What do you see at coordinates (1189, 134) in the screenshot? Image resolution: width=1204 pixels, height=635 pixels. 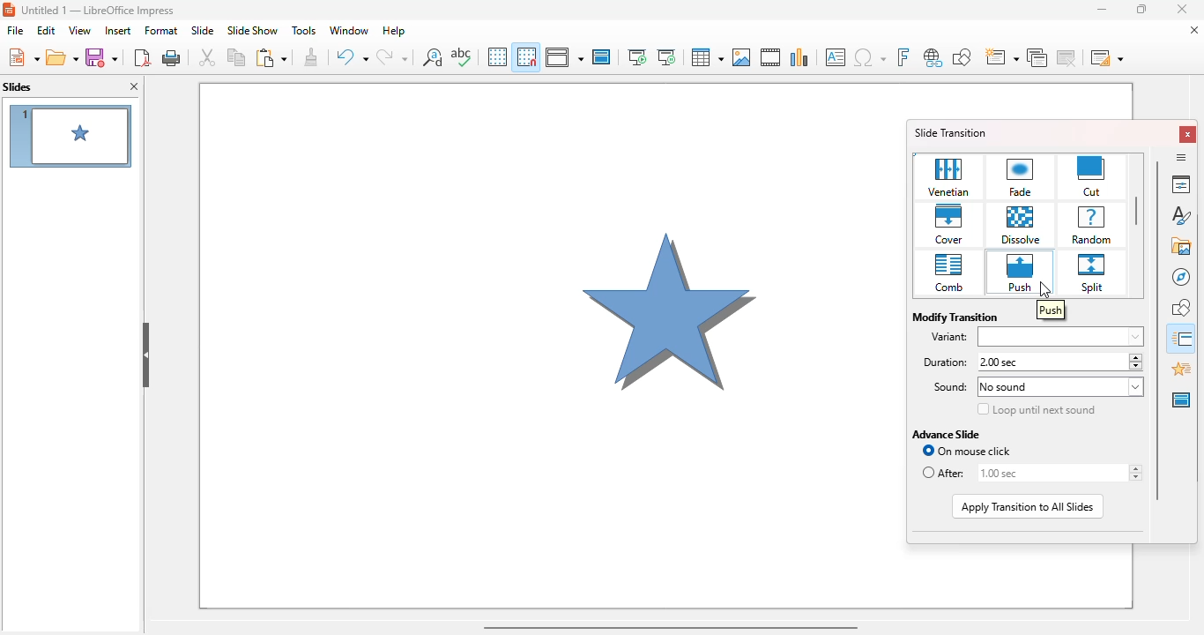 I see `close` at bounding box center [1189, 134].